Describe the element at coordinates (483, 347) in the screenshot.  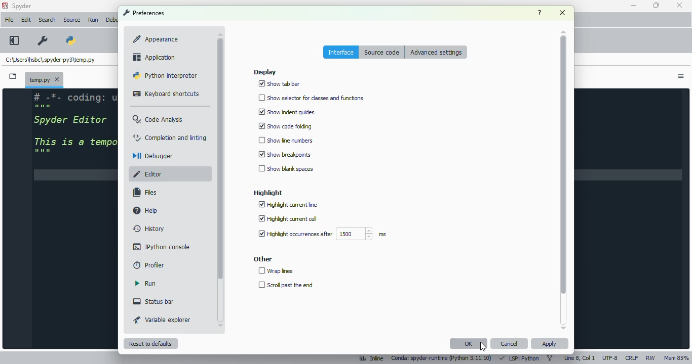
I see `cursor` at that location.